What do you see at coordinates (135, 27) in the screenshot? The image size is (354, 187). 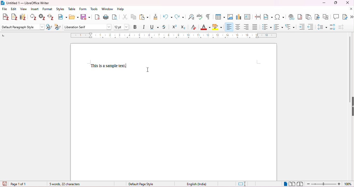 I see `bold` at bounding box center [135, 27].